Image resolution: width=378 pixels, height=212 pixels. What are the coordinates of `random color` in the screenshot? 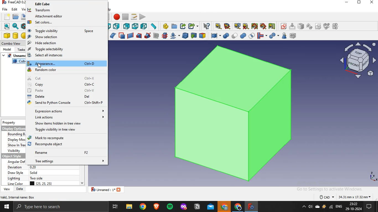 It's located at (64, 70).